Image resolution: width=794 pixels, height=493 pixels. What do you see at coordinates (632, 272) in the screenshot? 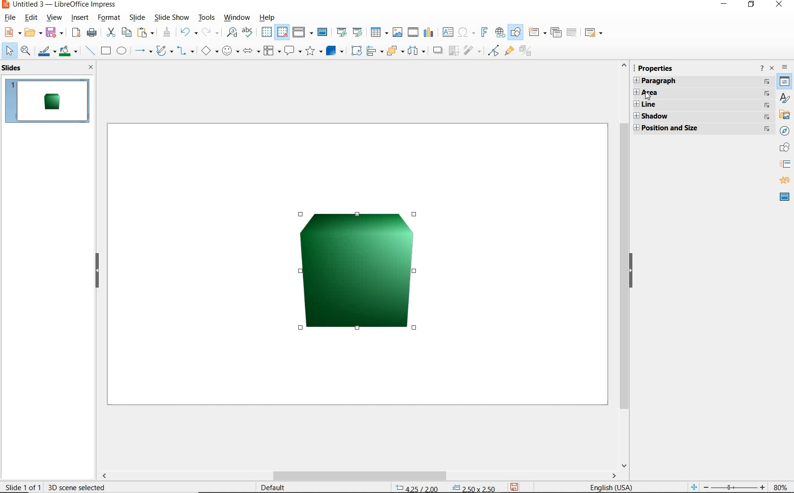
I see `HIDE` at bounding box center [632, 272].